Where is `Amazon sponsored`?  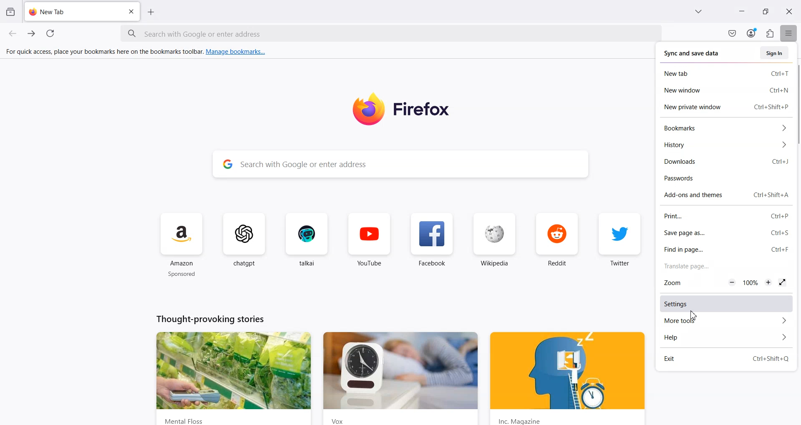 Amazon sponsored is located at coordinates (182, 245).